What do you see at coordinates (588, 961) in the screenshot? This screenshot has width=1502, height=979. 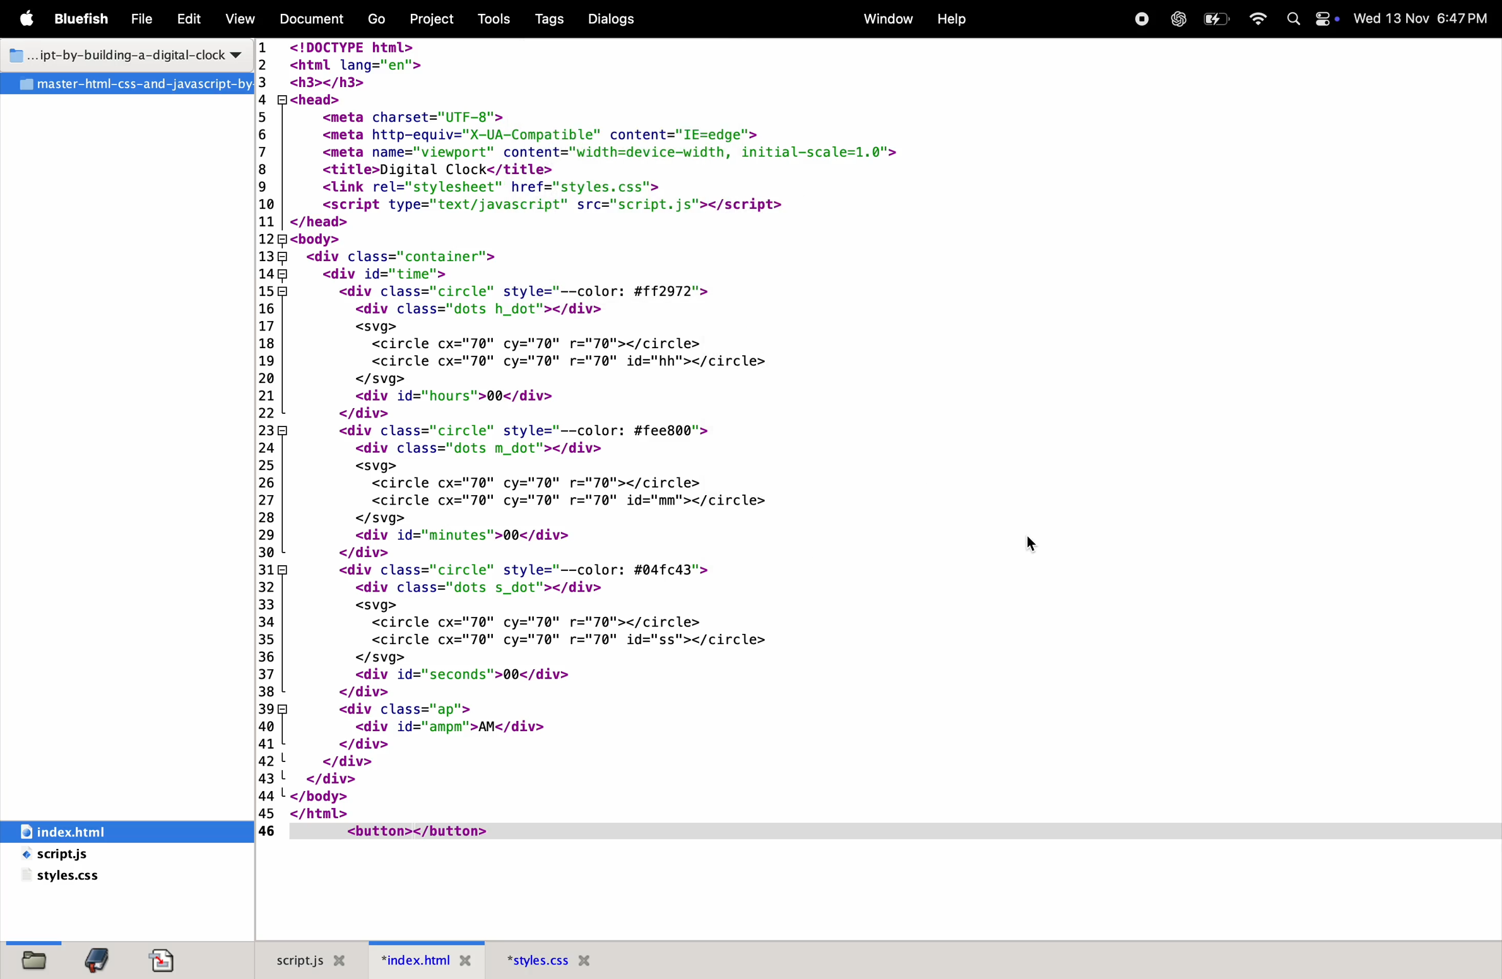 I see `Close file` at bounding box center [588, 961].